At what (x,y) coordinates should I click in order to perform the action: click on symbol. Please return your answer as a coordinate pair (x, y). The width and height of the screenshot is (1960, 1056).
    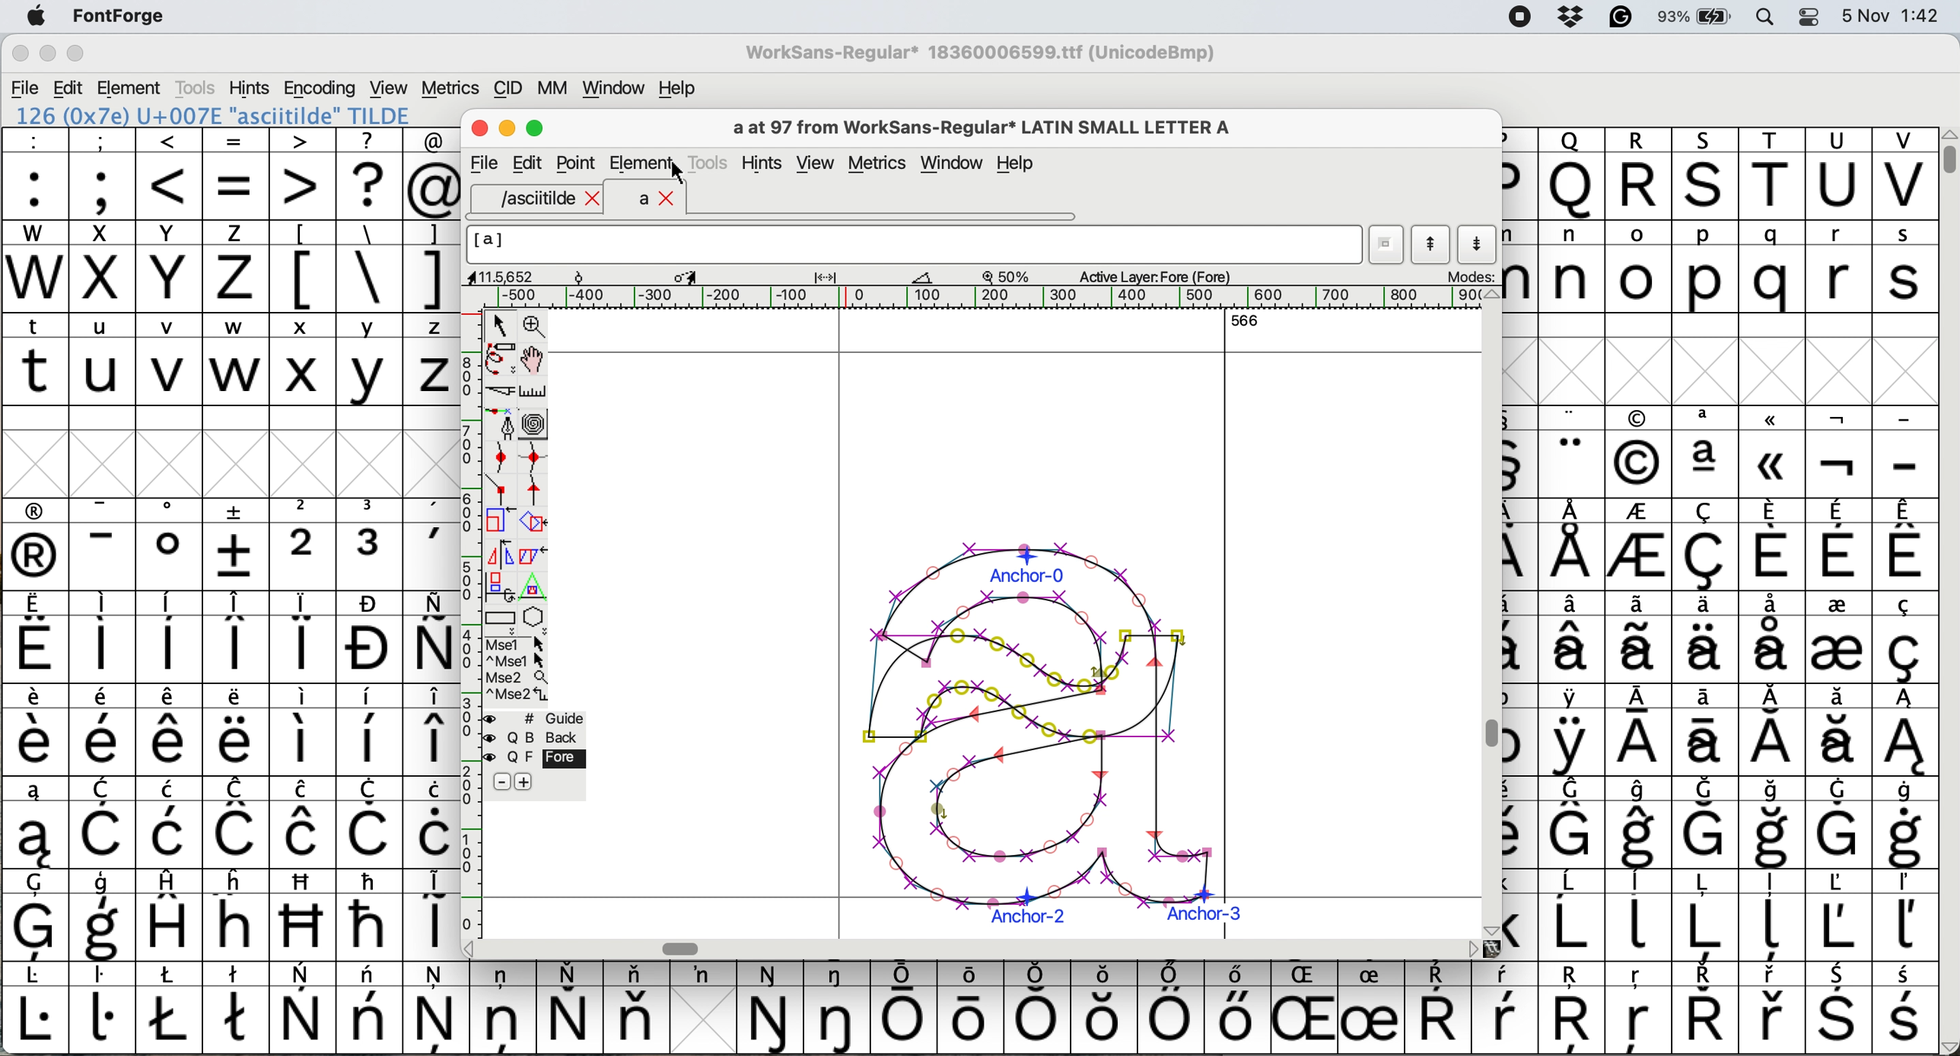
    Looking at the image, I should click on (304, 729).